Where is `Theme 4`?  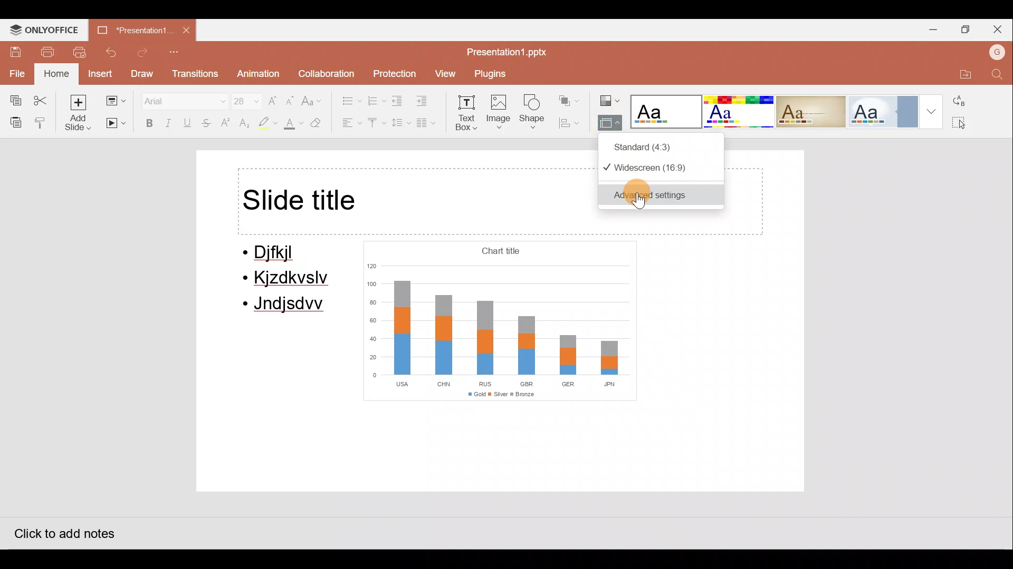
Theme 4 is located at coordinates (886, 111).